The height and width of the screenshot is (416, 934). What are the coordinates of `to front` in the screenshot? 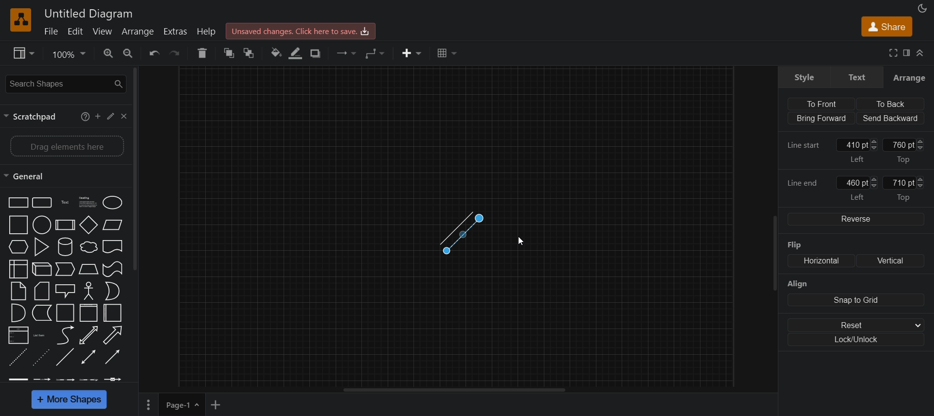 It's located at (229, 53).